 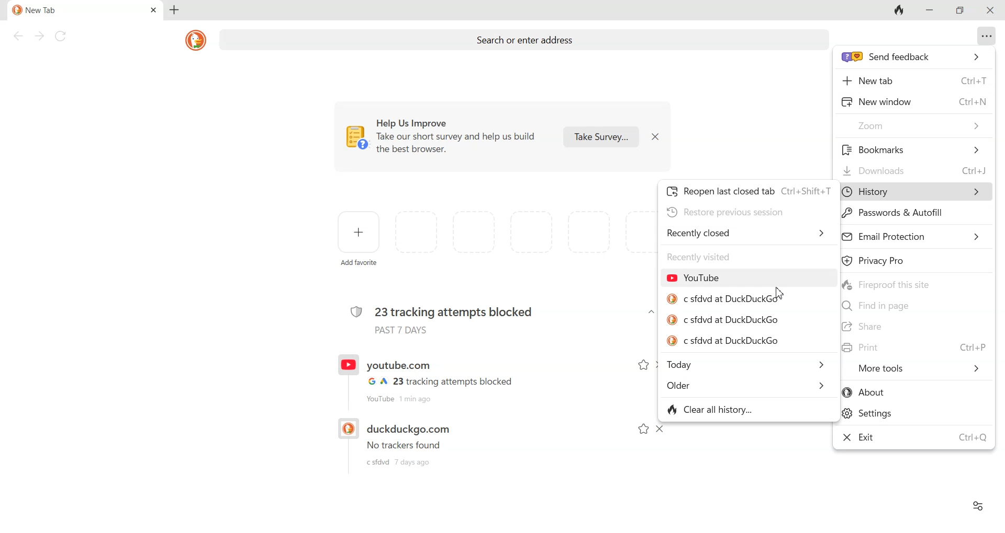 I want to click on Recently closed, so click(x=747, y=232).